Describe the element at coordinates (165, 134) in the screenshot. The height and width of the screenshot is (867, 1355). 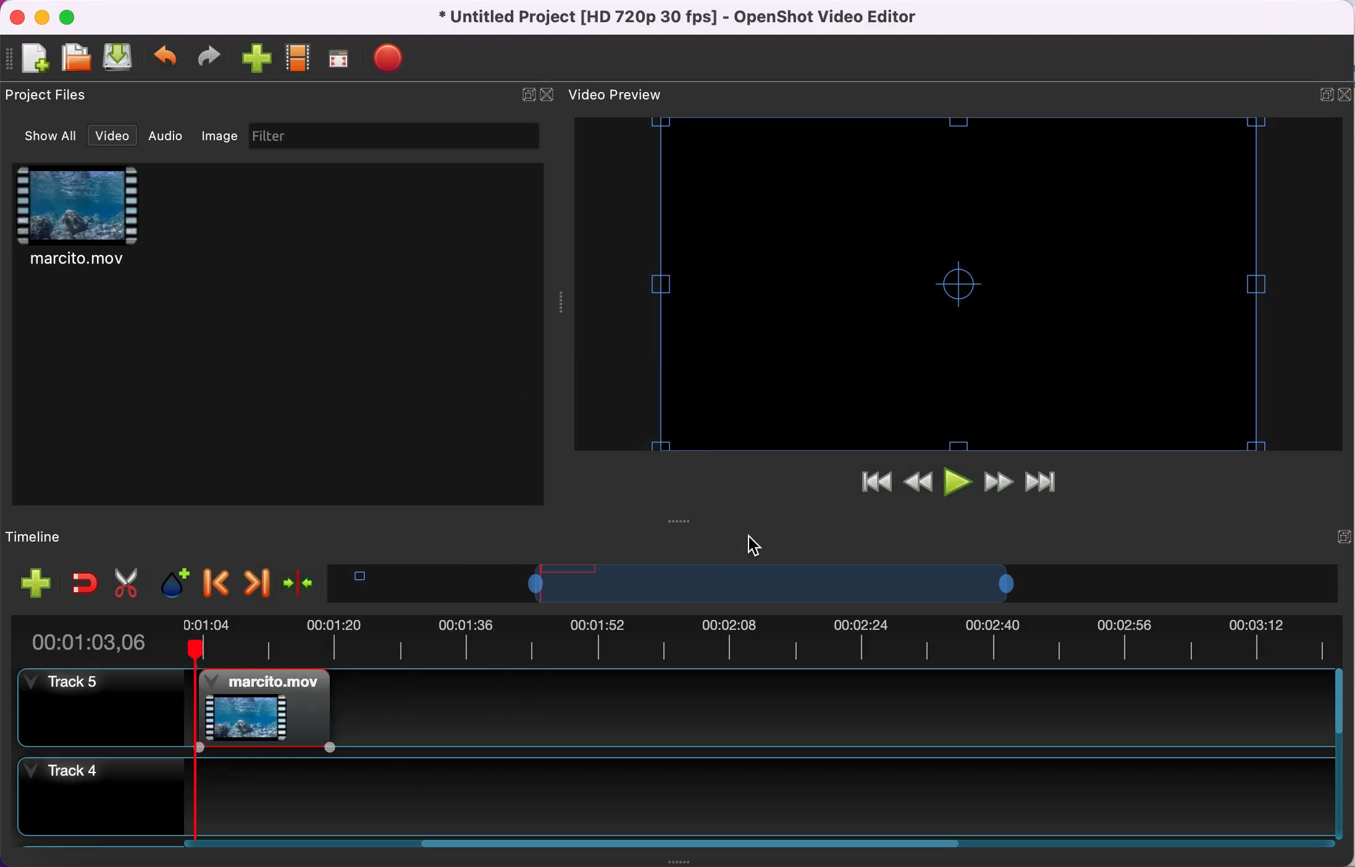
I see `audio` at that location.